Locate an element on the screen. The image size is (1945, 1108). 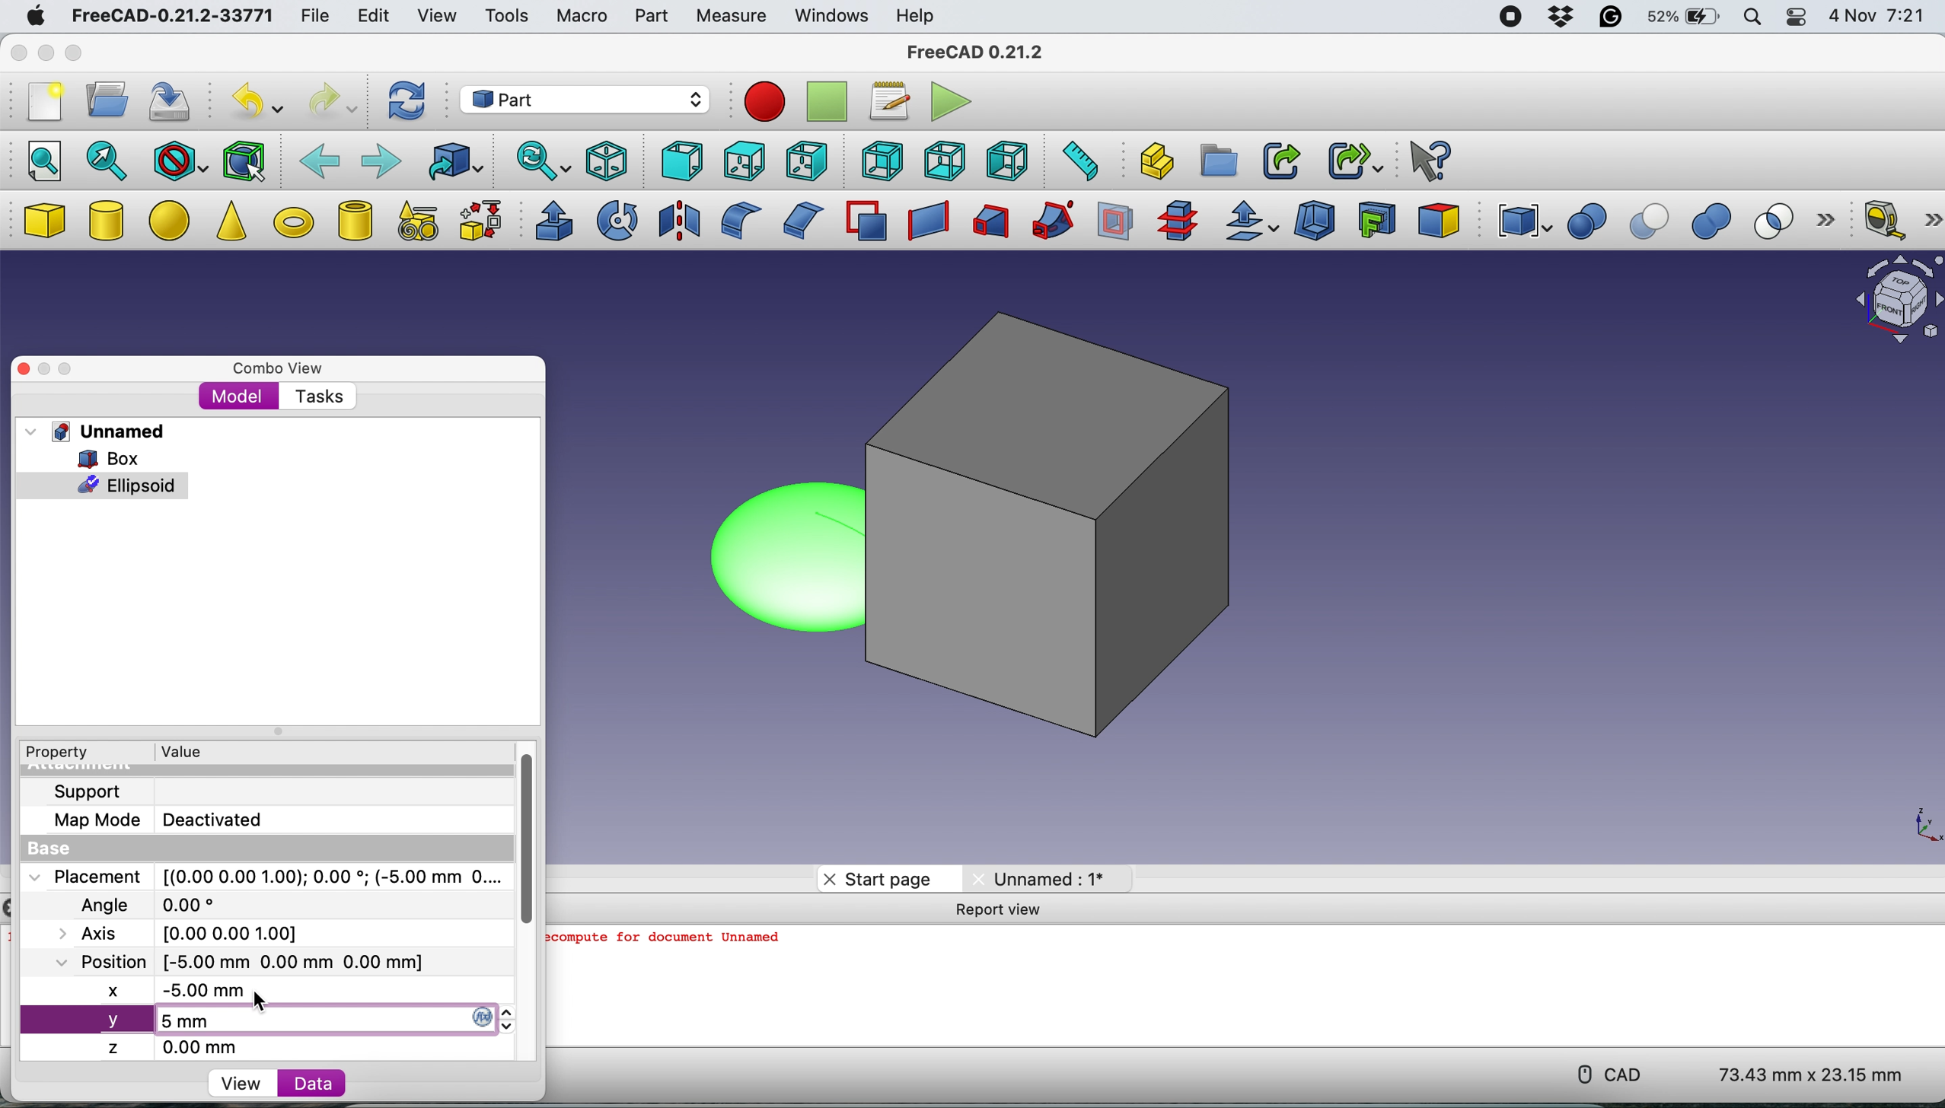
box is located at coordinates (104, 457).